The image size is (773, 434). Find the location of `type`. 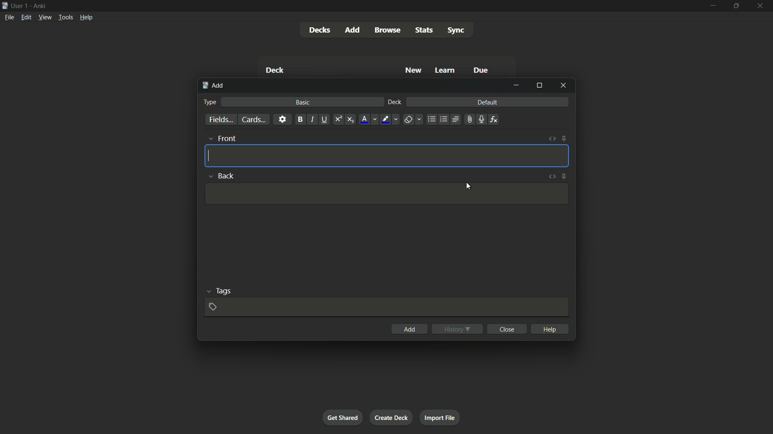

type is located at coordinates (210, 102).